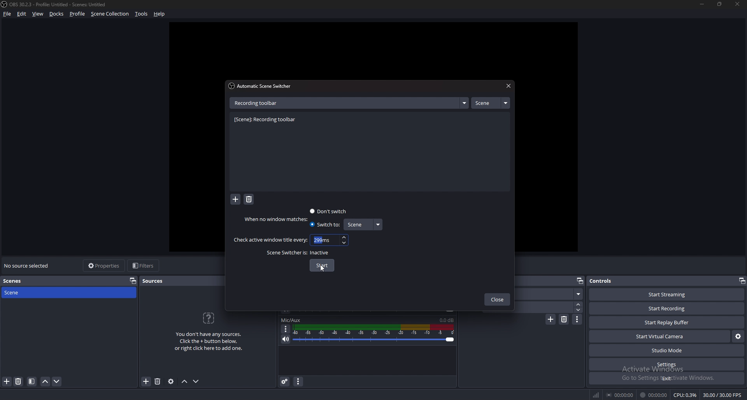  I want to click on remove, so click(249, 200).